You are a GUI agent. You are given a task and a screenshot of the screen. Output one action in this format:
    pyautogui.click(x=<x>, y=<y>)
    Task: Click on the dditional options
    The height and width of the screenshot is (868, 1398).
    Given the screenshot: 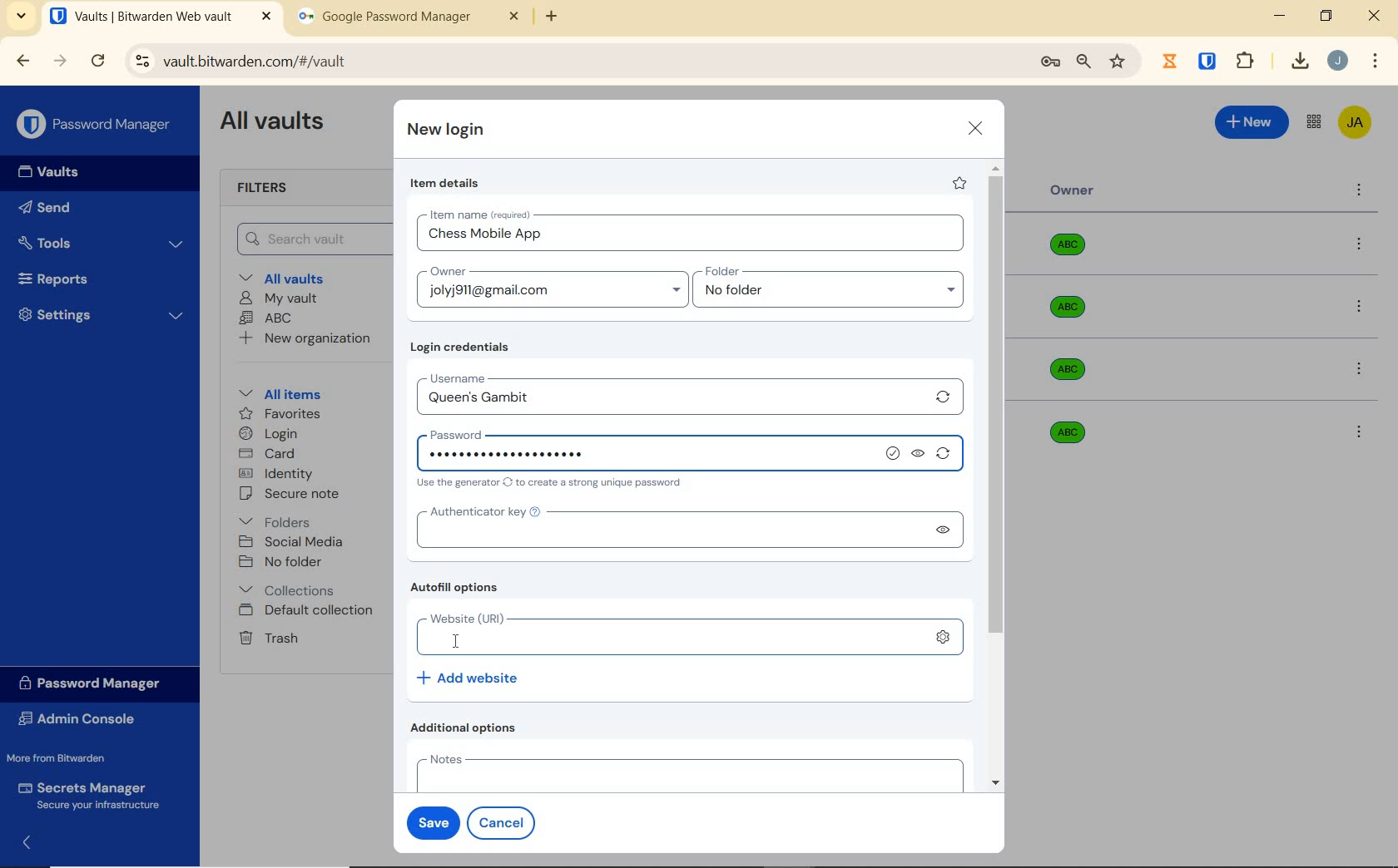 What is the action you would take?
    pyautogui.click(x=468, y=727)
    